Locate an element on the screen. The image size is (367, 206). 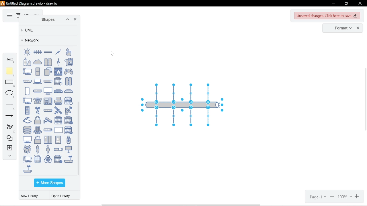
PC is located at coordinates (27, 71).